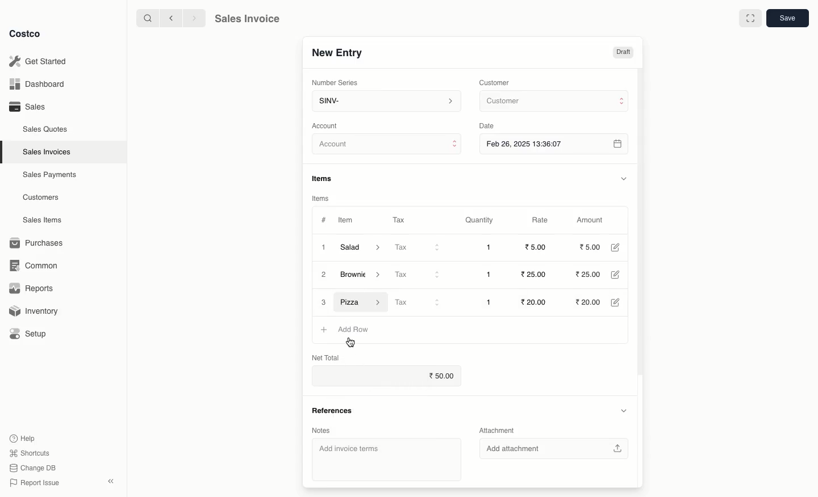 This screenshot has height=497, width=818. I want to click on Item, so click(347, 221).